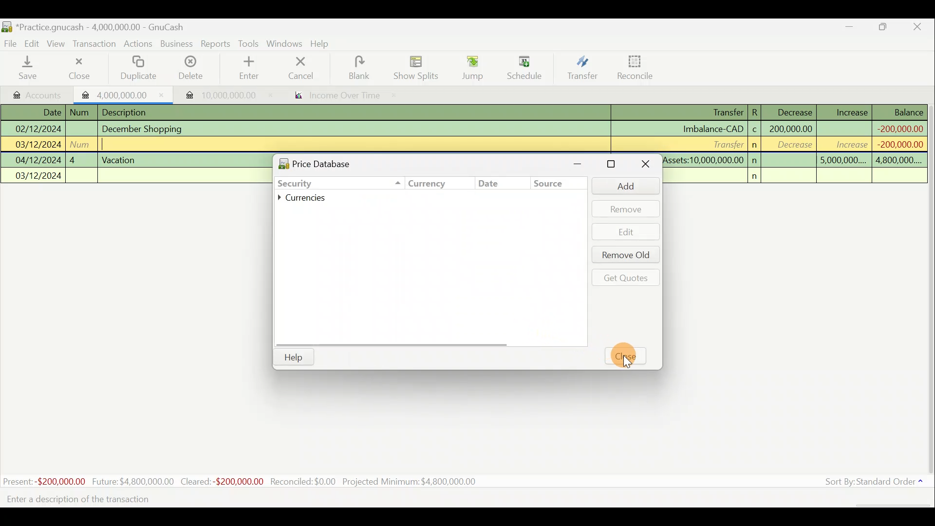  I want to click on Remove old, so click(624, 256).